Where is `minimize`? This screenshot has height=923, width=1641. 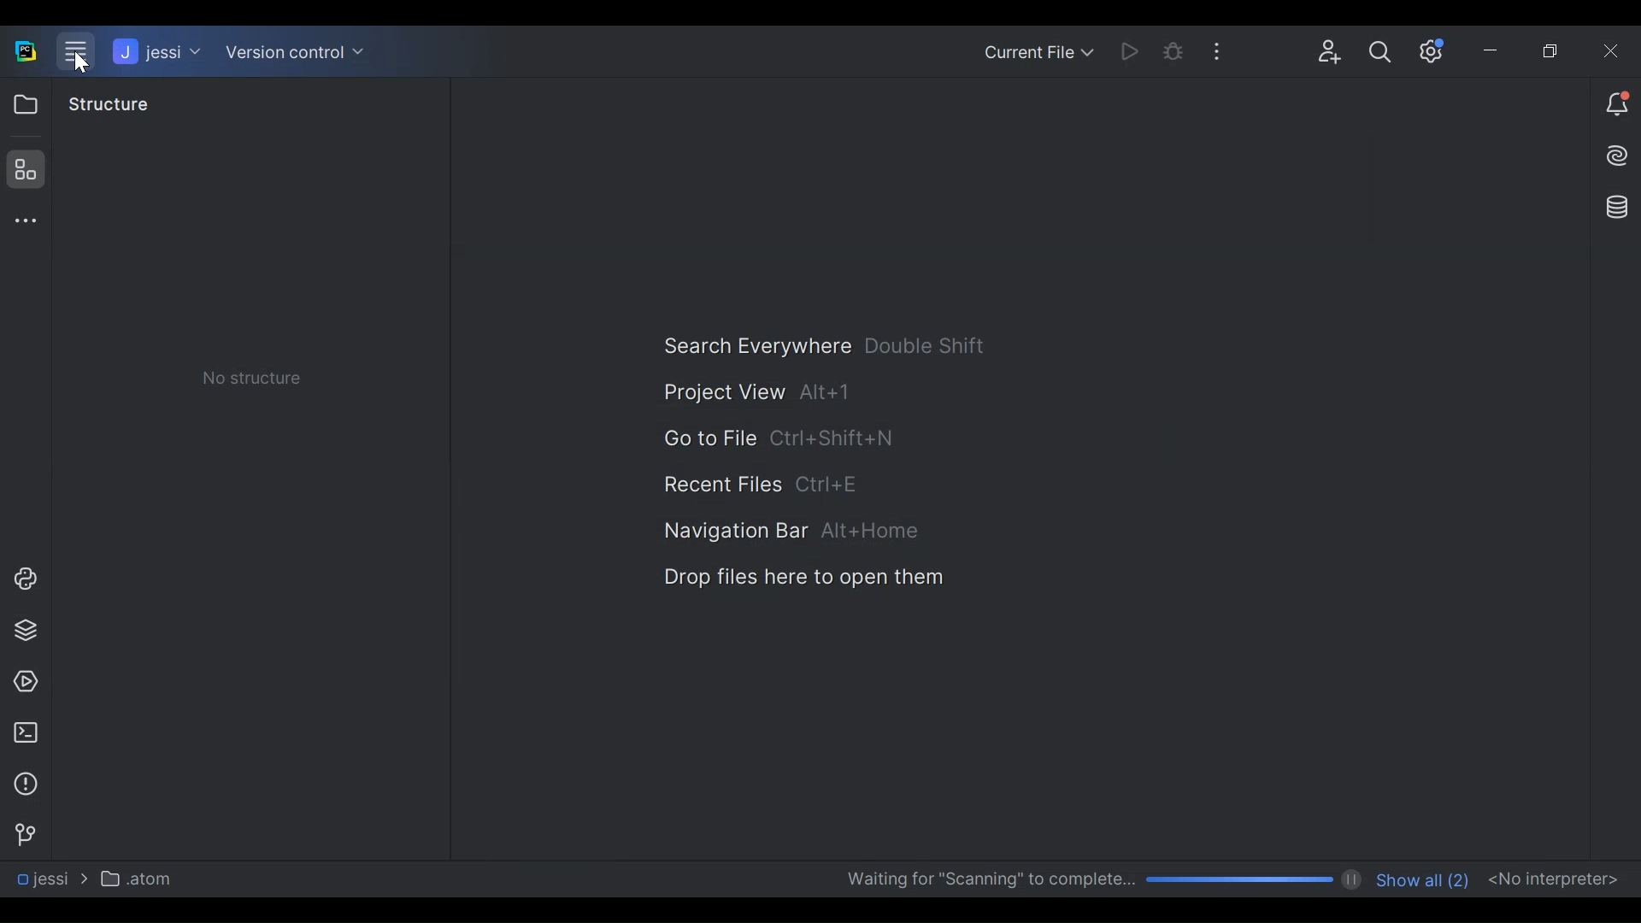 minimize is located at coordinates (1493, 50).